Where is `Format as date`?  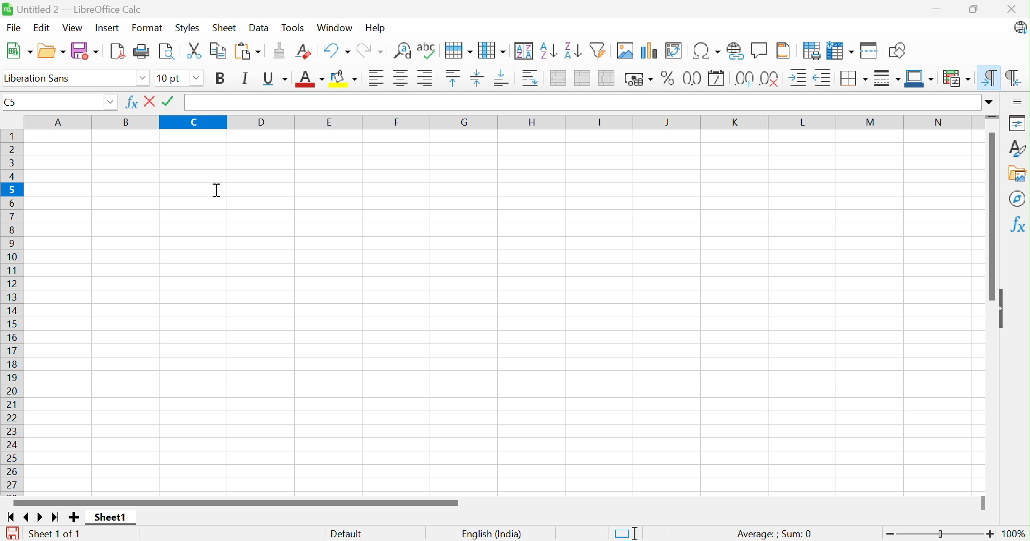
Format as date is located at coordinates (716, 79).